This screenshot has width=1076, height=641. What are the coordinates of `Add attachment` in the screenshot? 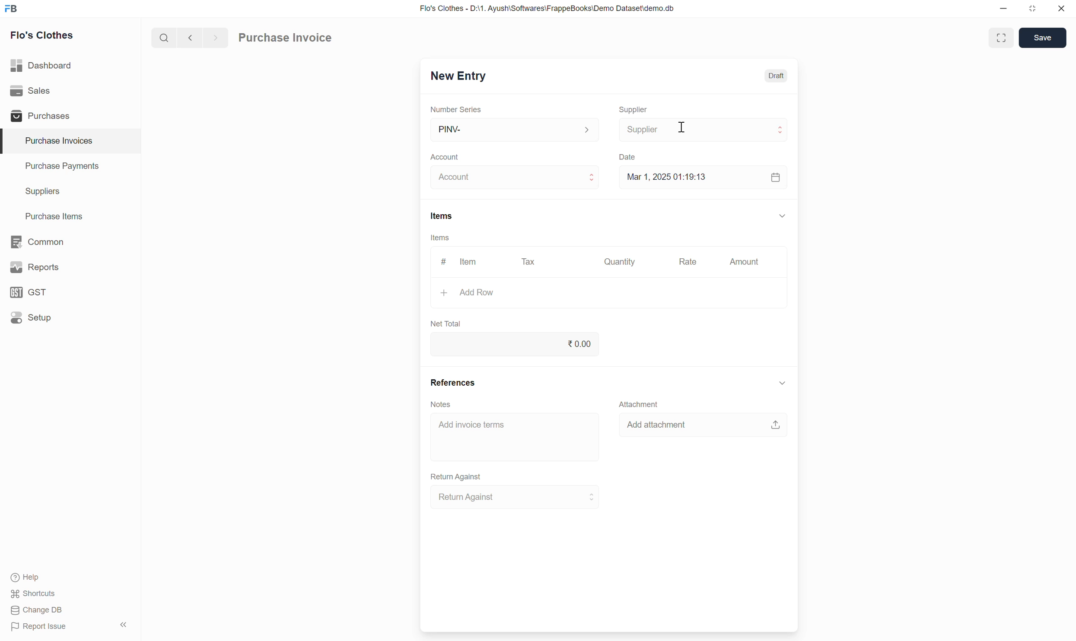 It's located at (703, 427).